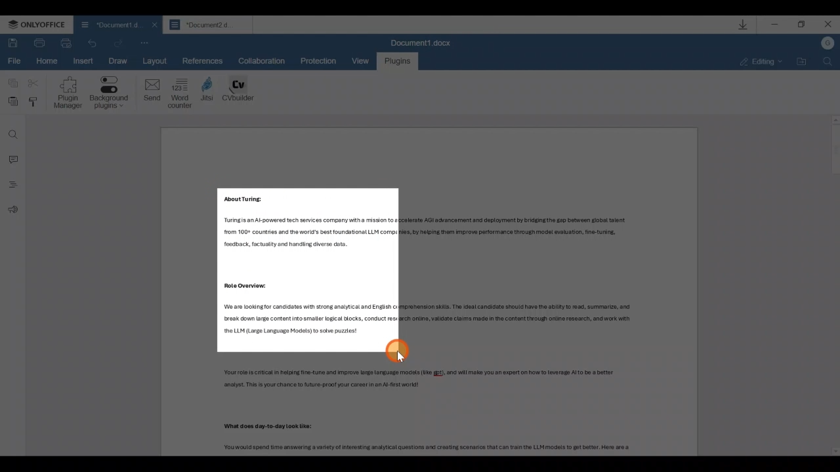  Describe the element at coordinates (10, 84) in the screenshot. I see `Copy` at that location.